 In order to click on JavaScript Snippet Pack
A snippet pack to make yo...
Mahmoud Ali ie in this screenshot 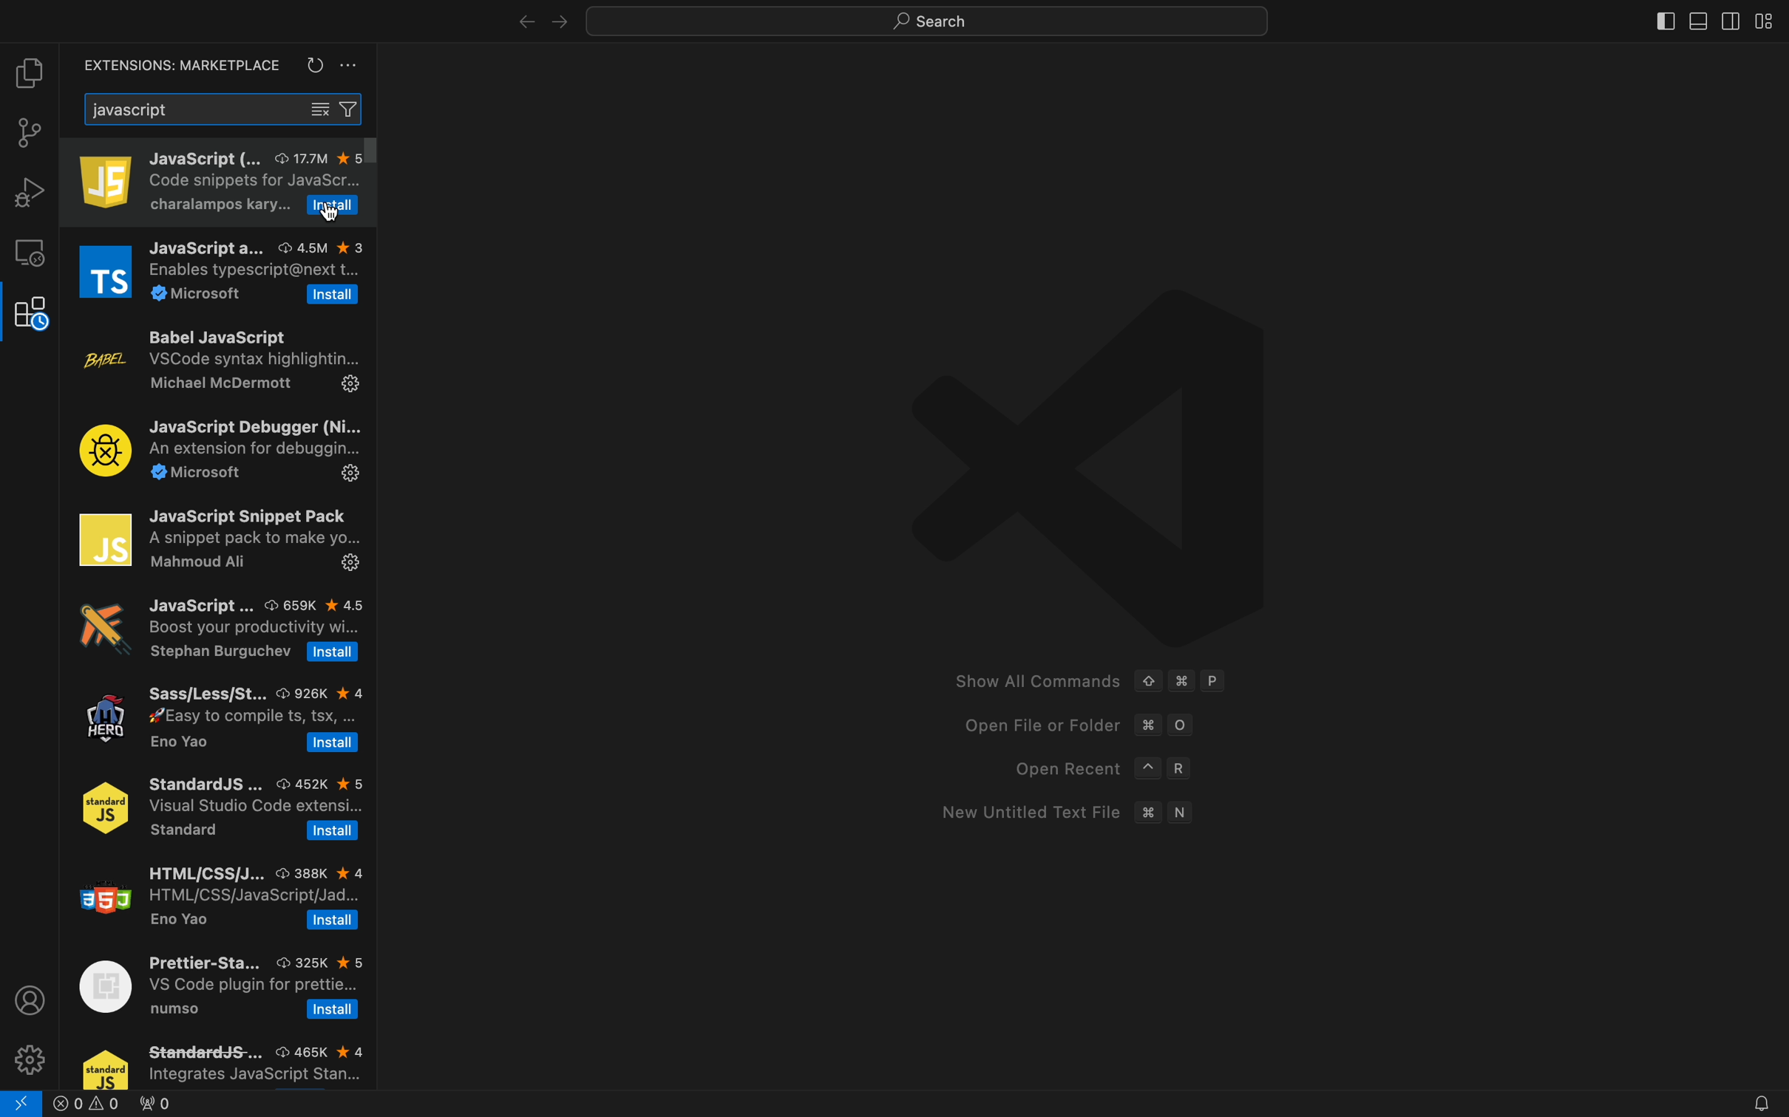, I will do `click(215, 540)`.